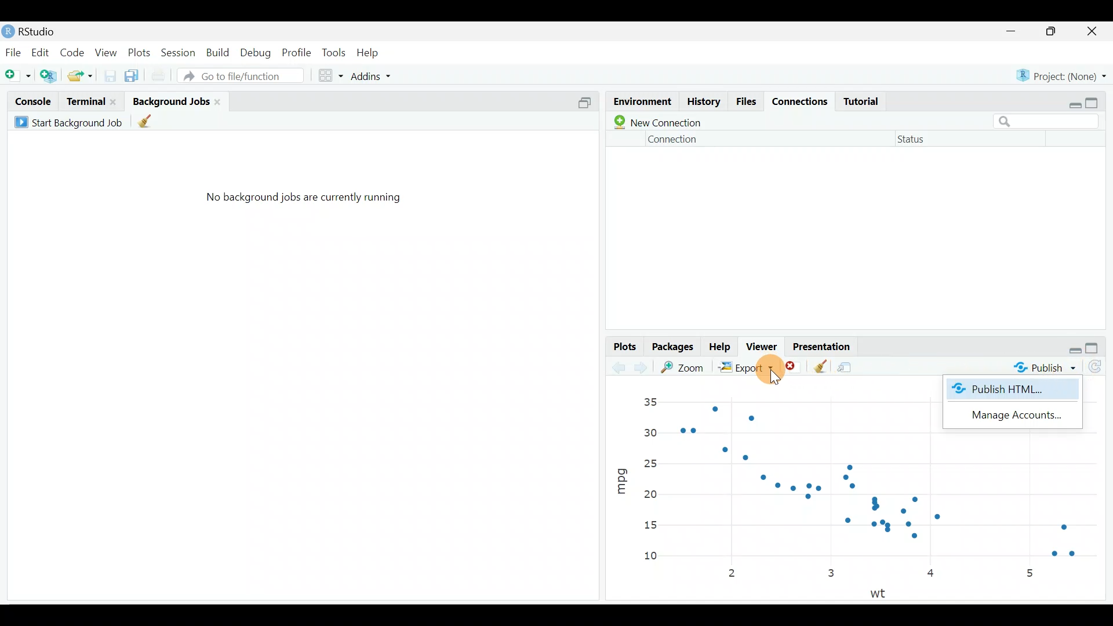 Image resolution: width=1113 pixels, height=626 pixels. What do you see at coordinates (674, 348) in the screenshot?
I see `Packages` at bounding box center [674, 348].